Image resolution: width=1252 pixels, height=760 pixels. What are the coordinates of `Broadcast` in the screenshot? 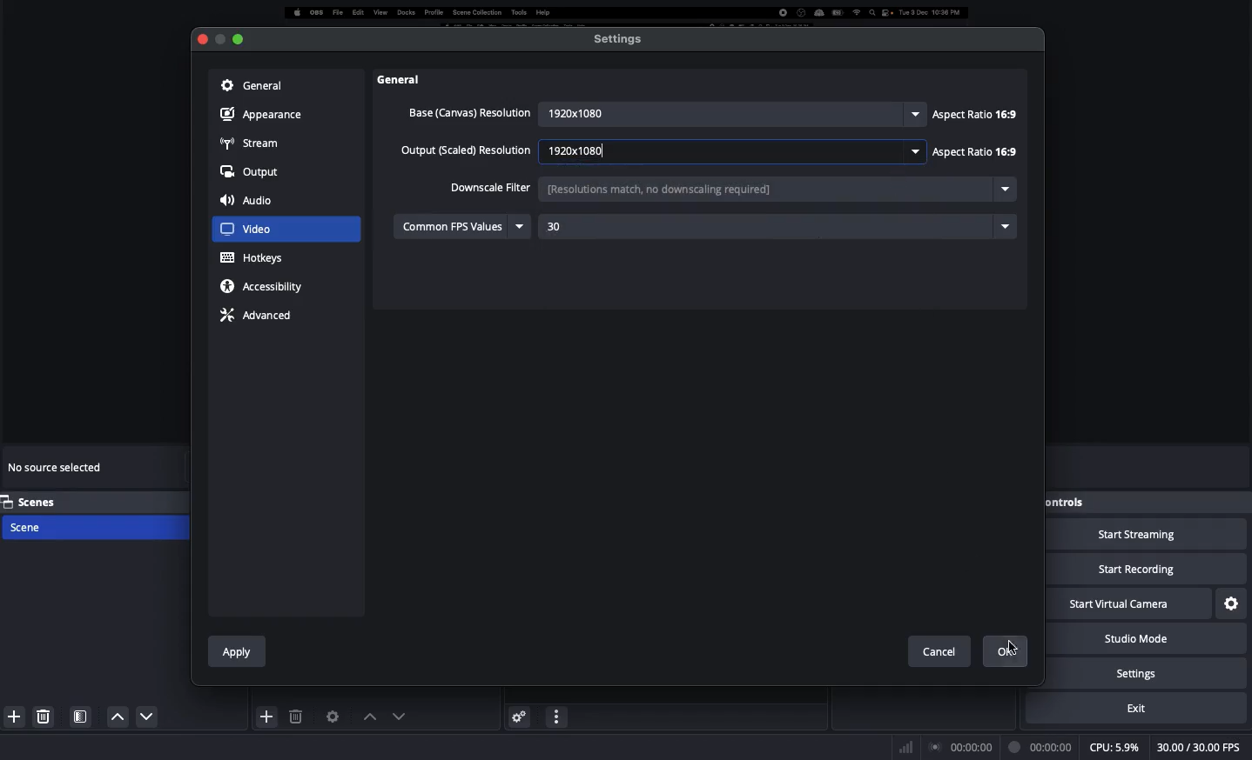 It's located at (962, 747).